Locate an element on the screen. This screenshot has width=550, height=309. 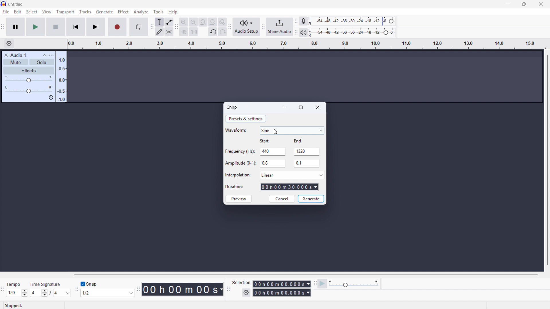
Playback level is located at coordinates (353, 32).